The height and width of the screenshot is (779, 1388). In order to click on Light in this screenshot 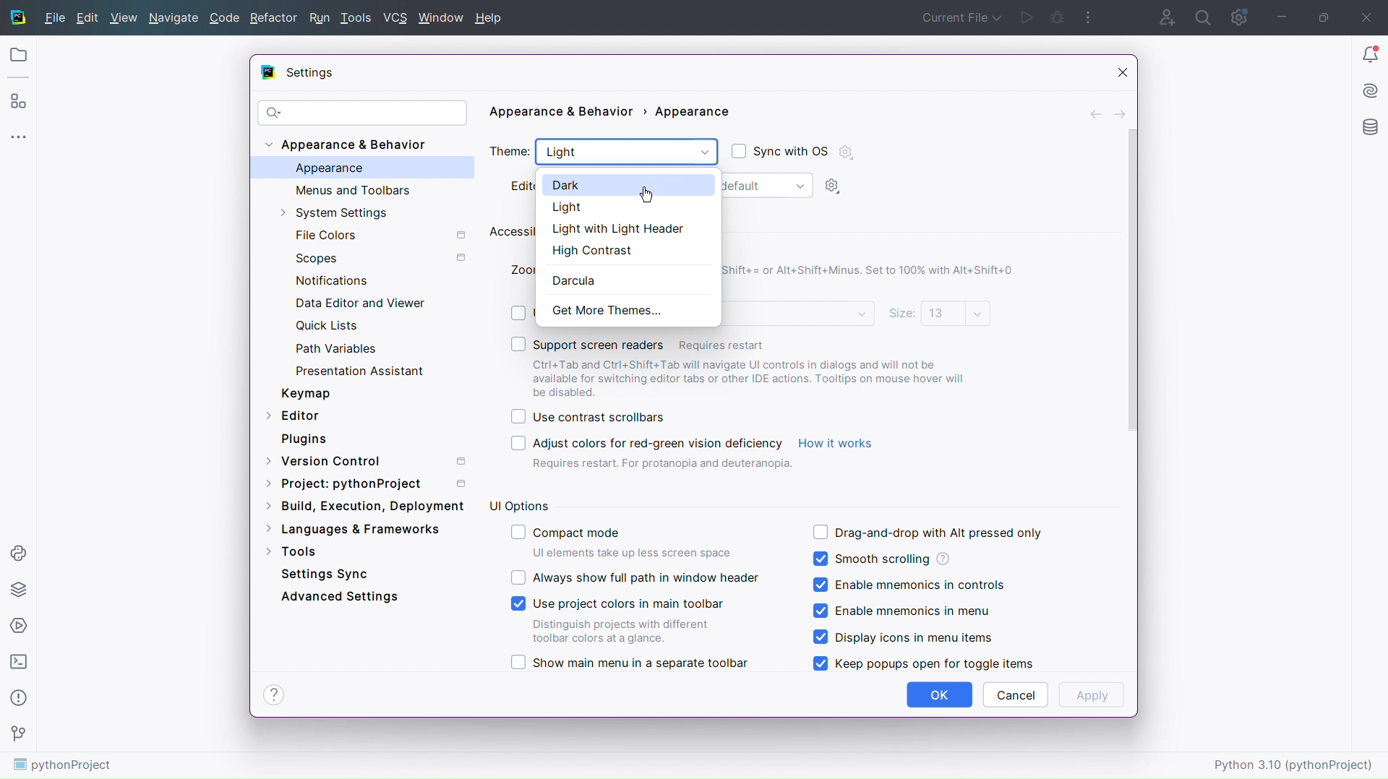, I will do `click(626, 153)`.